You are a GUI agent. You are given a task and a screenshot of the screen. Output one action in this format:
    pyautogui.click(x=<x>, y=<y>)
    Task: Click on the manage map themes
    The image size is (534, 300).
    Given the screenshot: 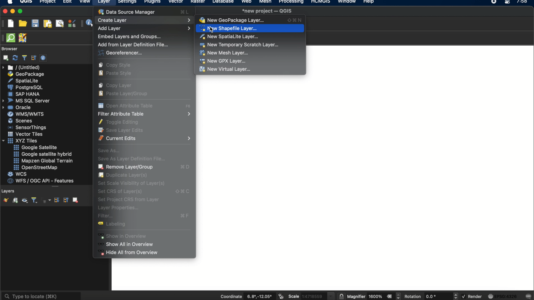 What is the action you would take?
    pyautogui.click(x=24, y=201)
    